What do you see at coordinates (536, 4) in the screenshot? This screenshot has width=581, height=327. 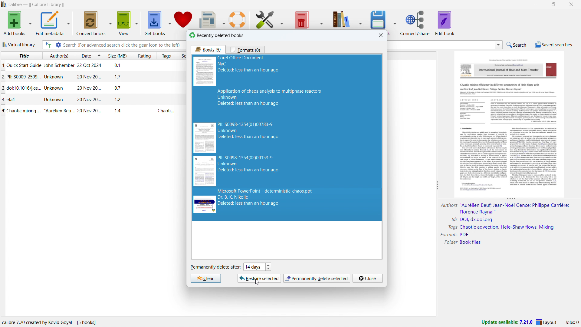 I see `minimize` at bounding box center [536, 4].